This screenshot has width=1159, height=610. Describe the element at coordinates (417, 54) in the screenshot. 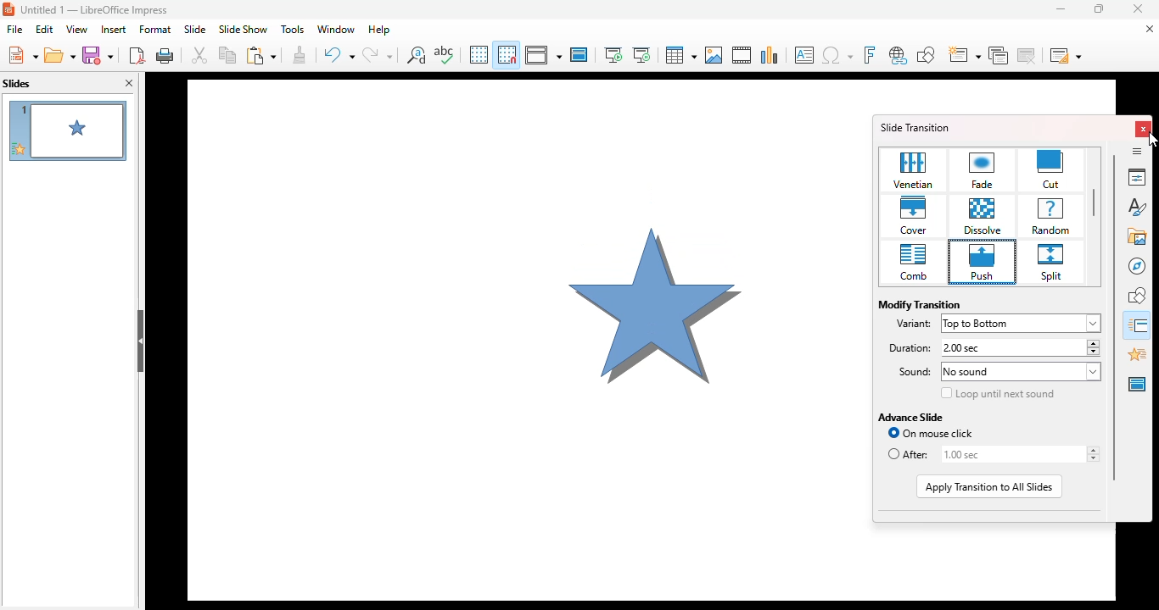

I see `find and replace` at that location.